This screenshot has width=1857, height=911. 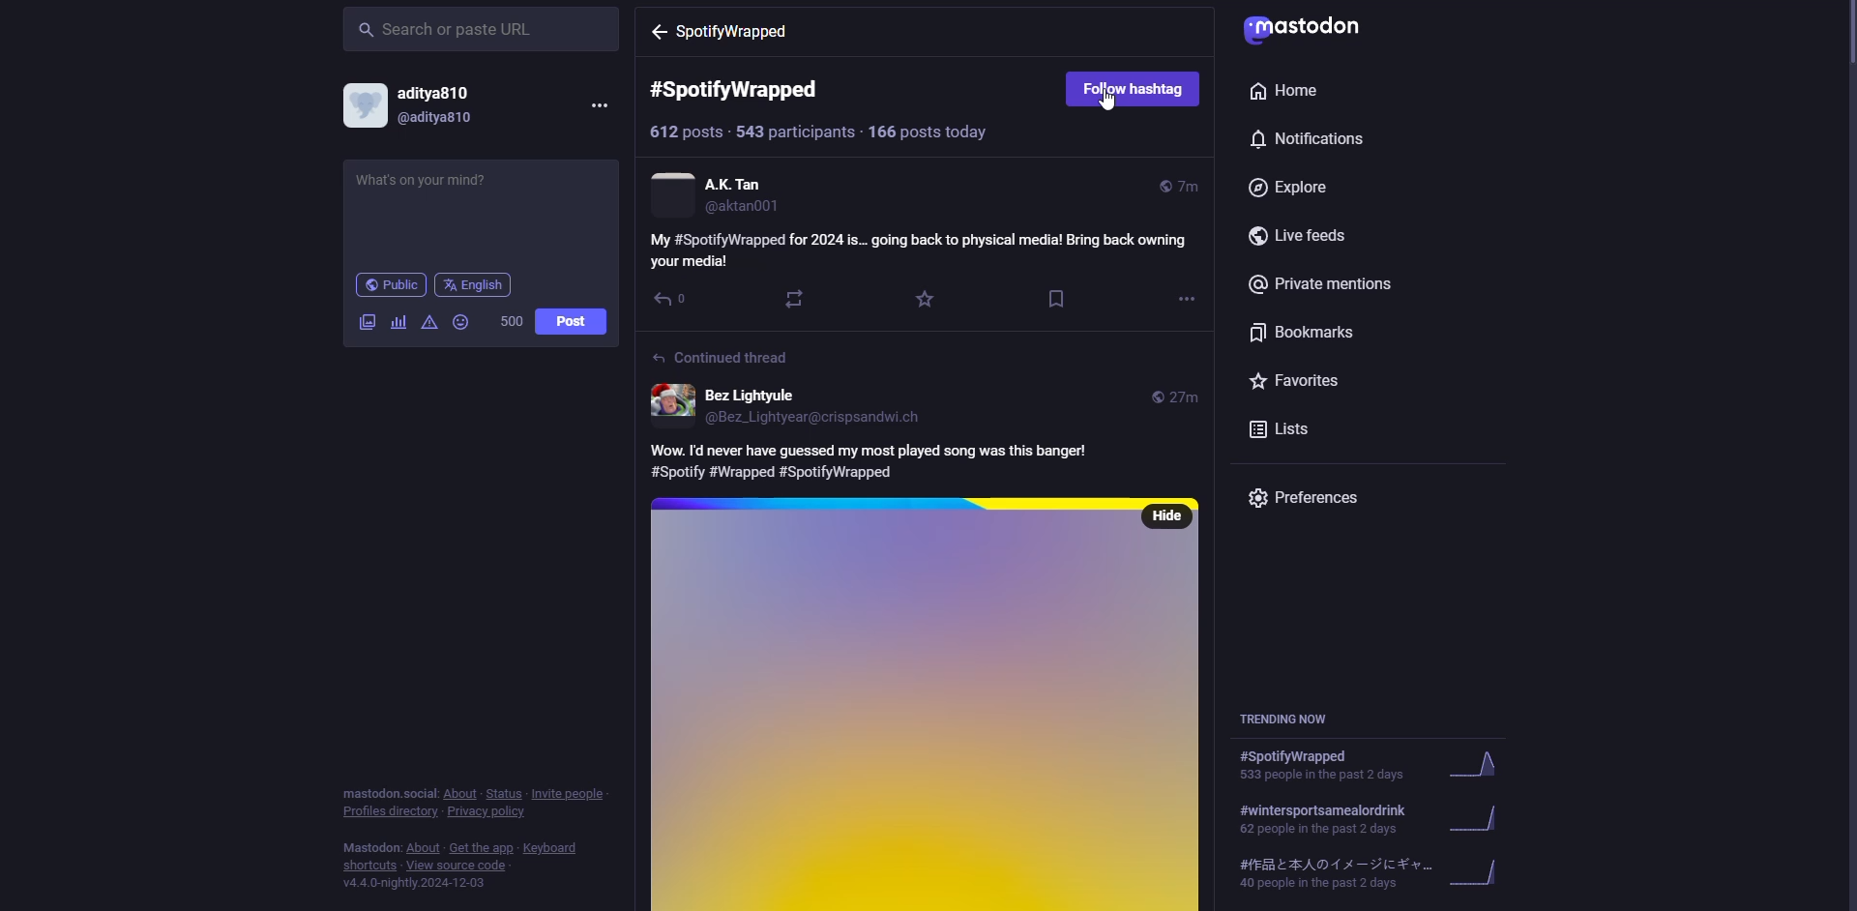 What do you see at coordinates (398, 322) in the screenshot?
I see `poll` at bounding box center [398, 322].